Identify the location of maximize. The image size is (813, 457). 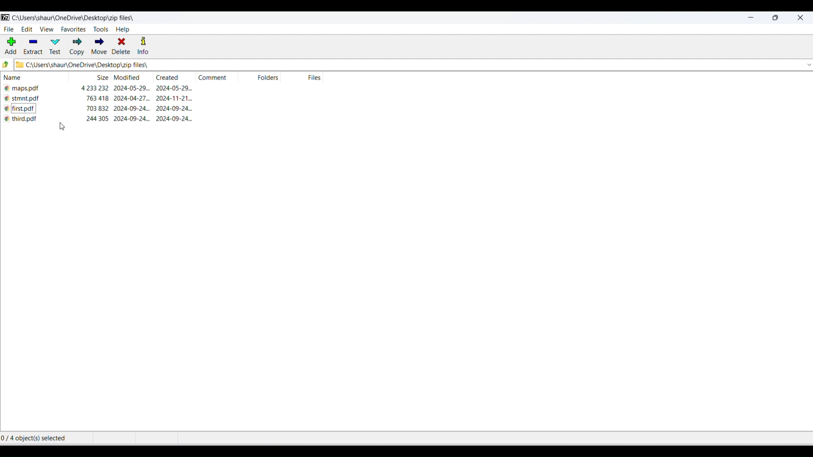
(776, 19).